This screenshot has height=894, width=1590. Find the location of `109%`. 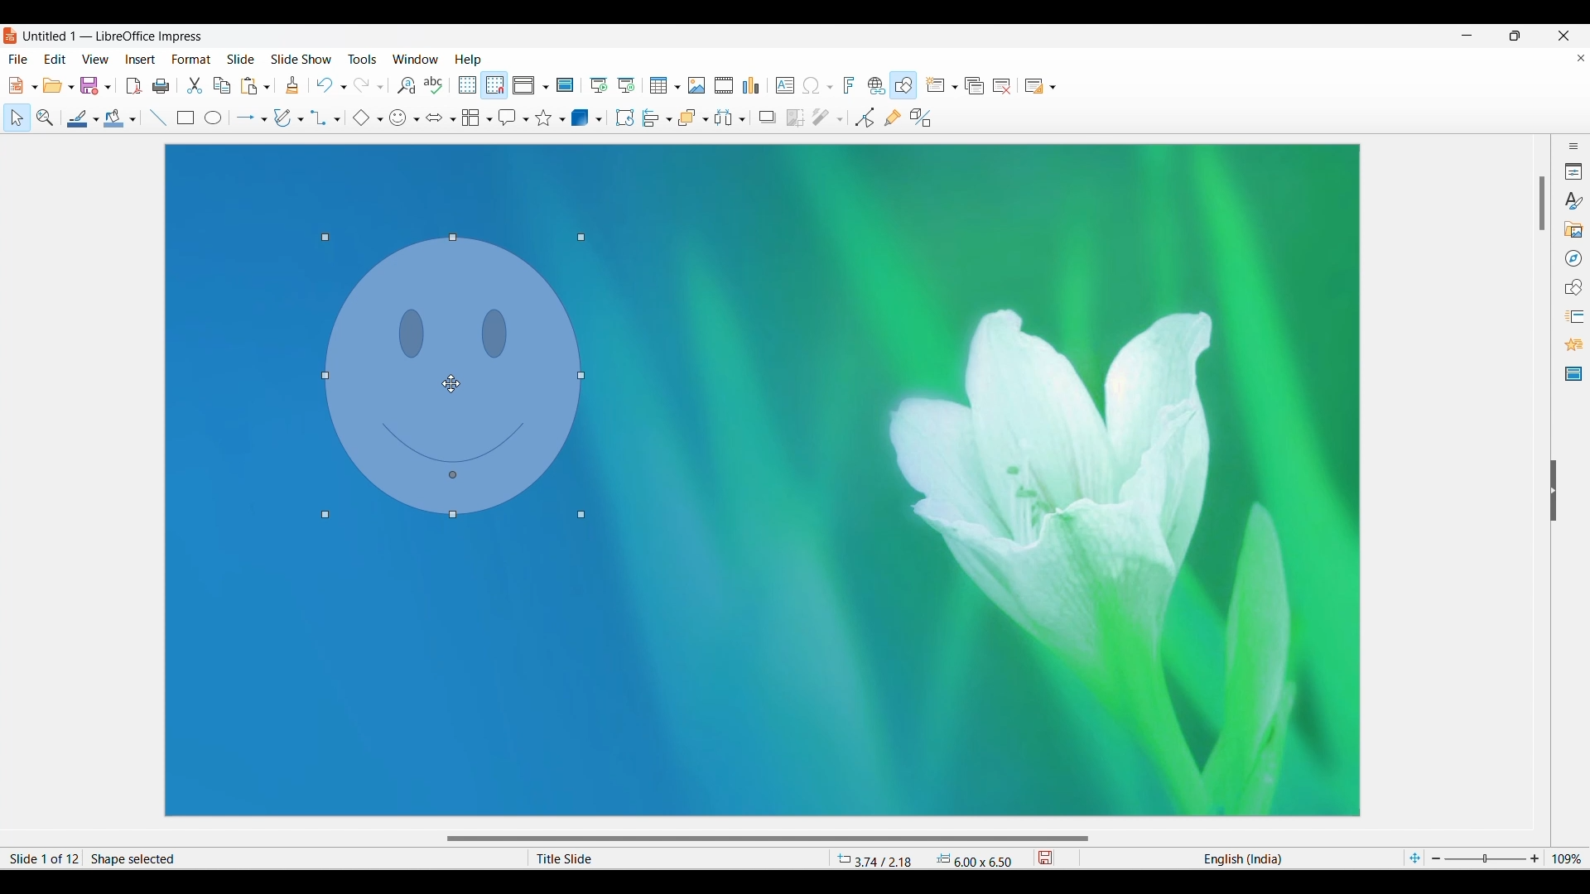

109% is located at coordinates (1569, 858).